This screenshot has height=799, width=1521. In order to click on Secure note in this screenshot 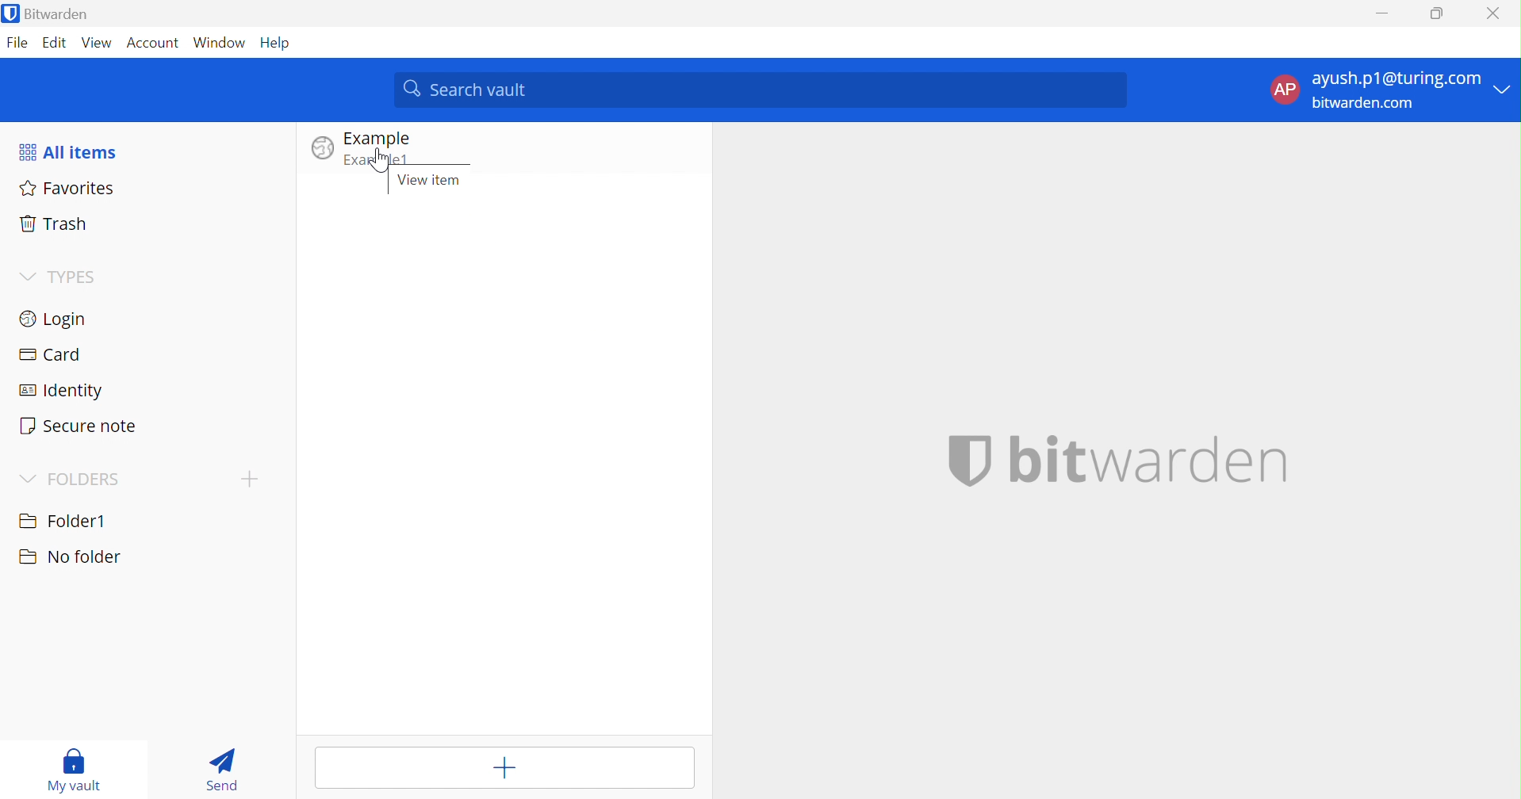, I will do `click(79, 426)`.